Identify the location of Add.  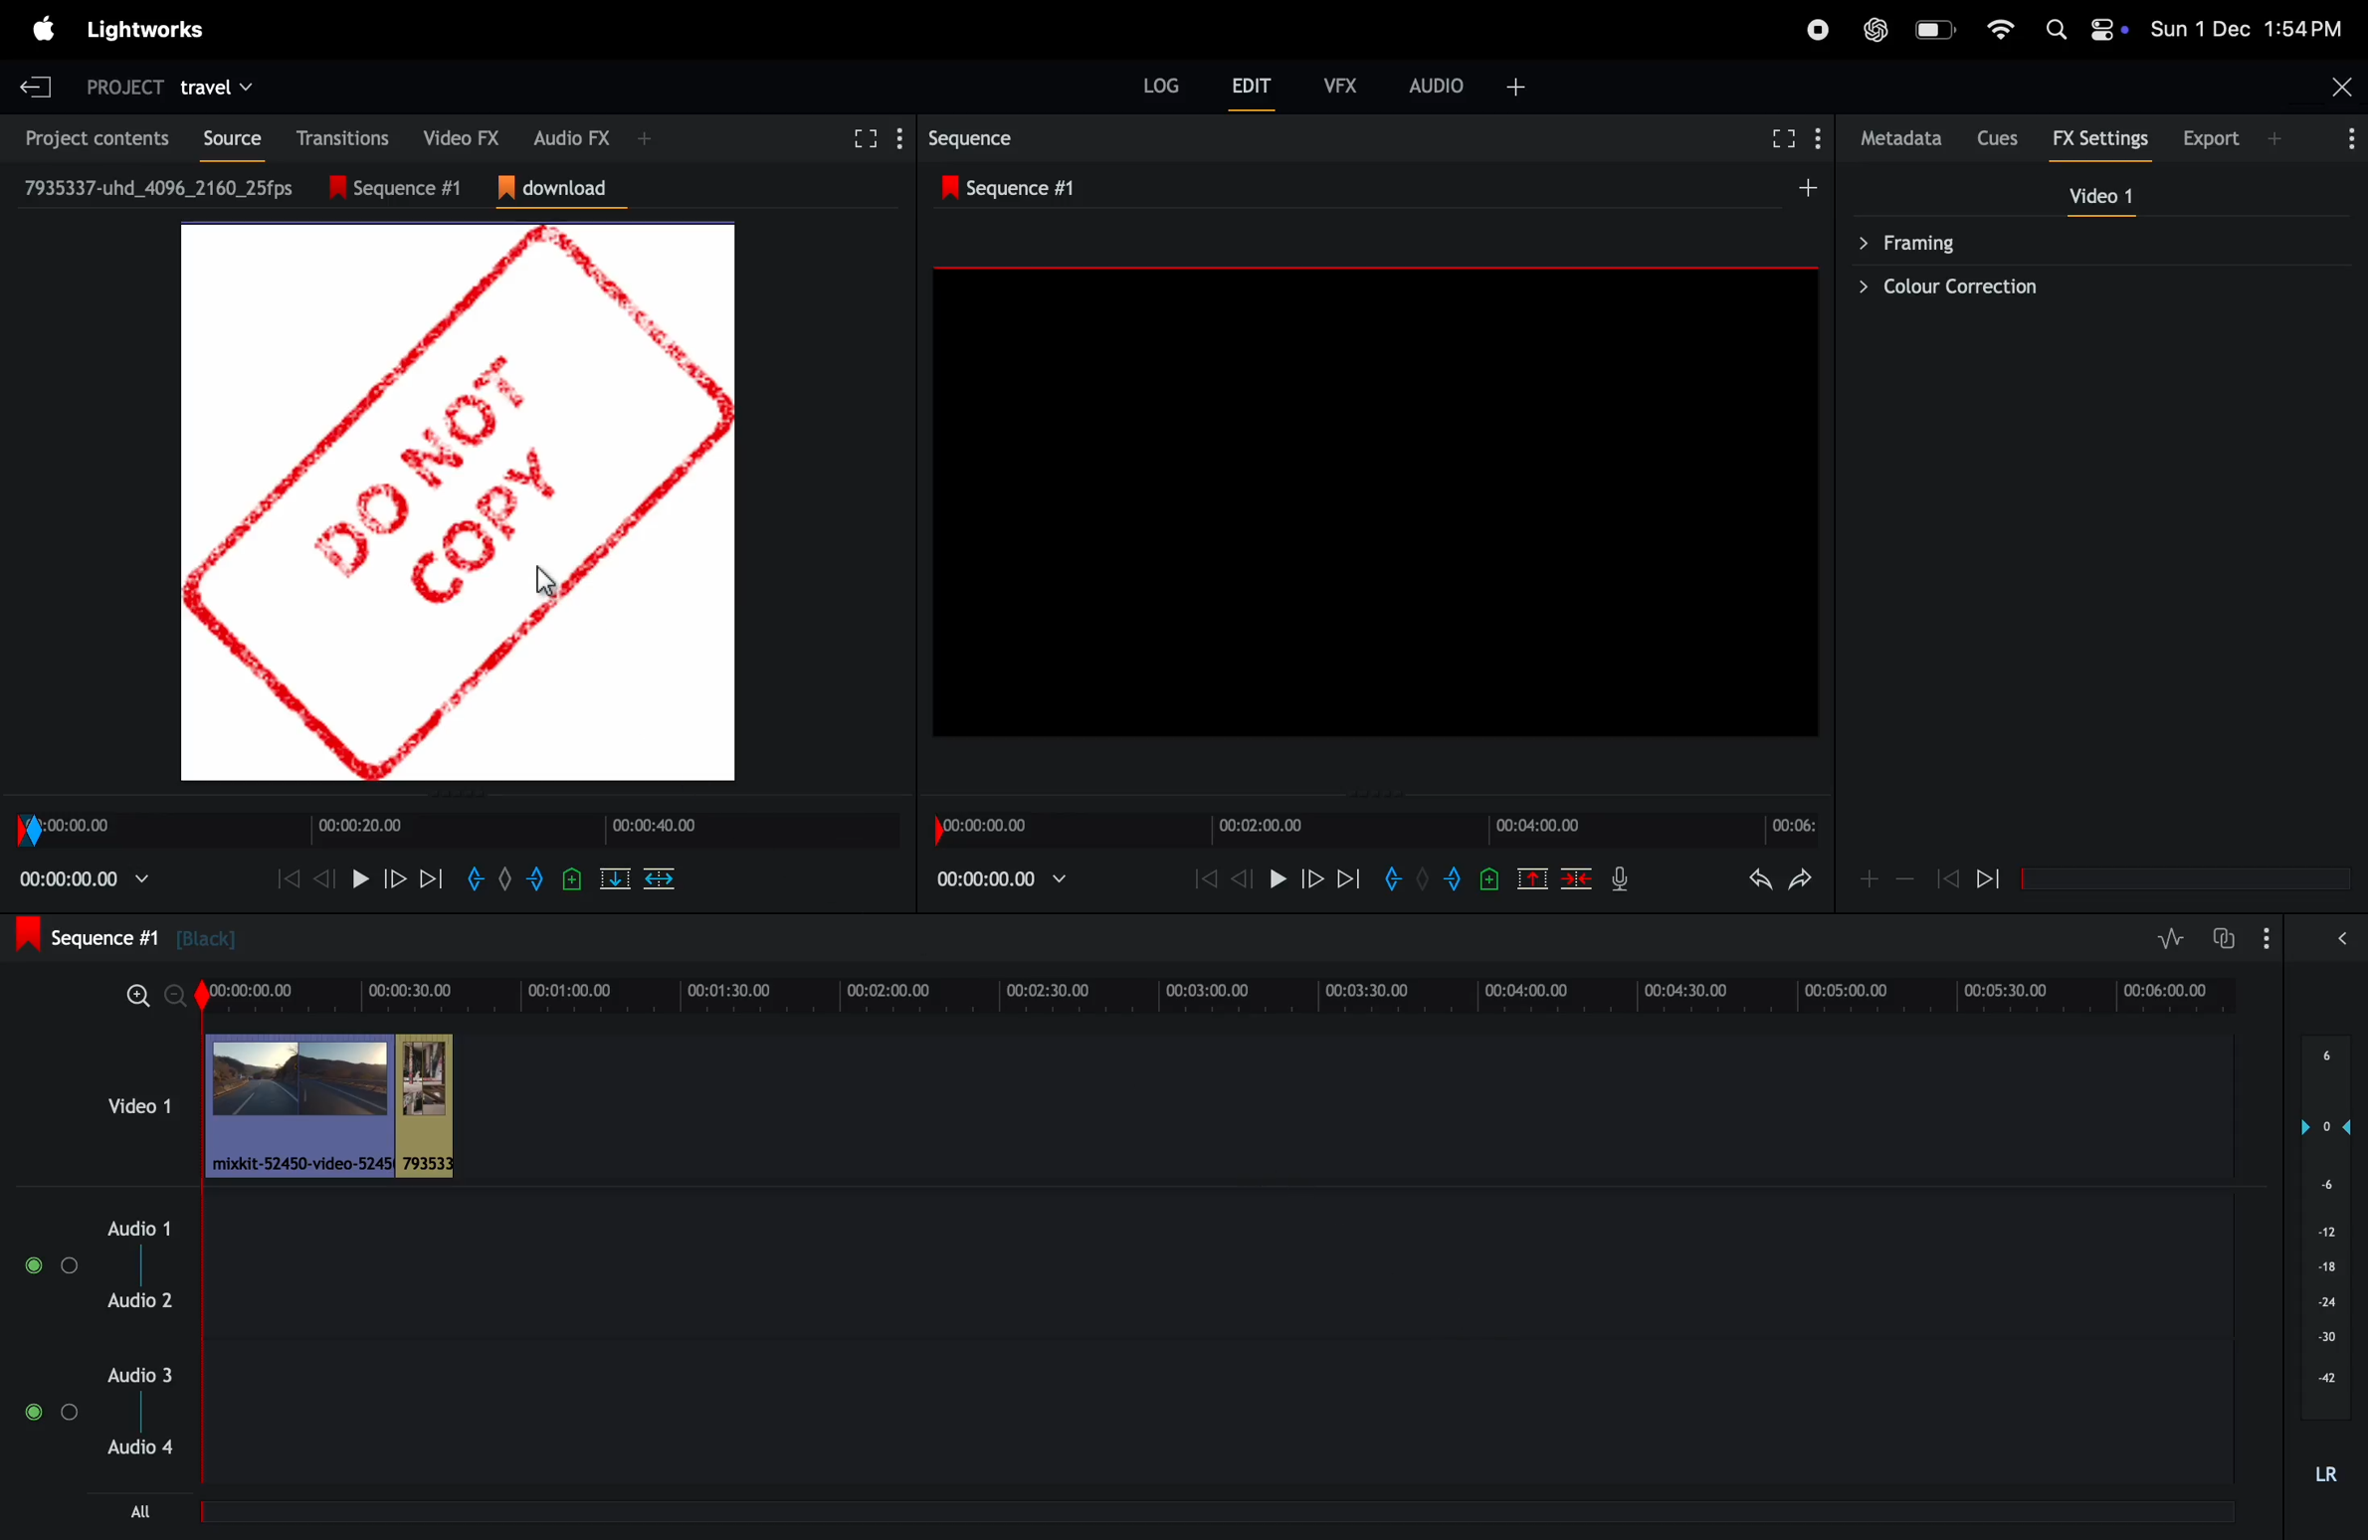
(1870, 879).